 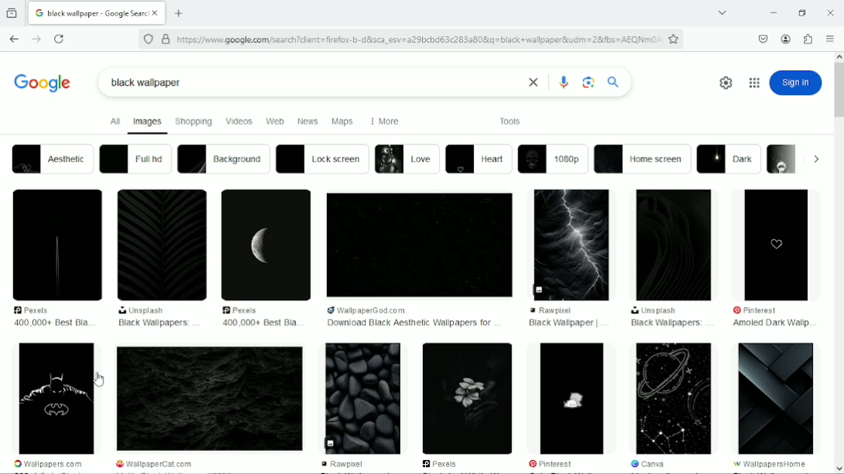 I want to click on black image, so click(x=58, y=245).